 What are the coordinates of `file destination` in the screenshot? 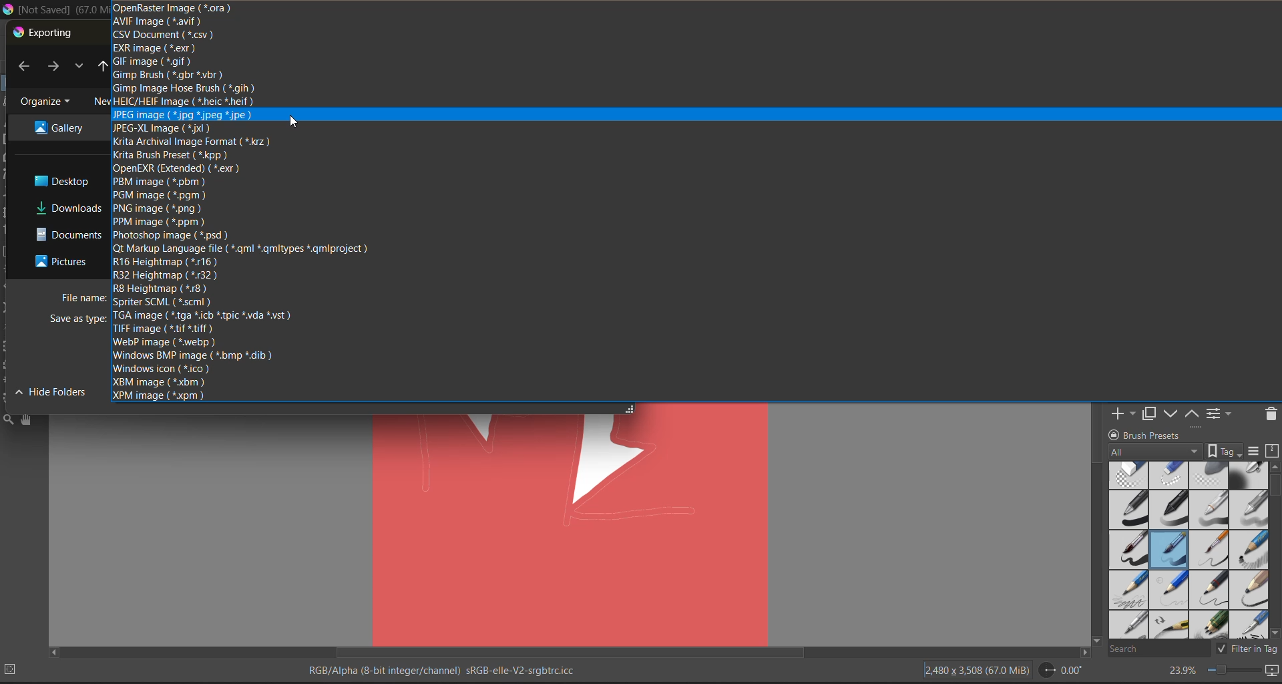 It's located at (59, 128).